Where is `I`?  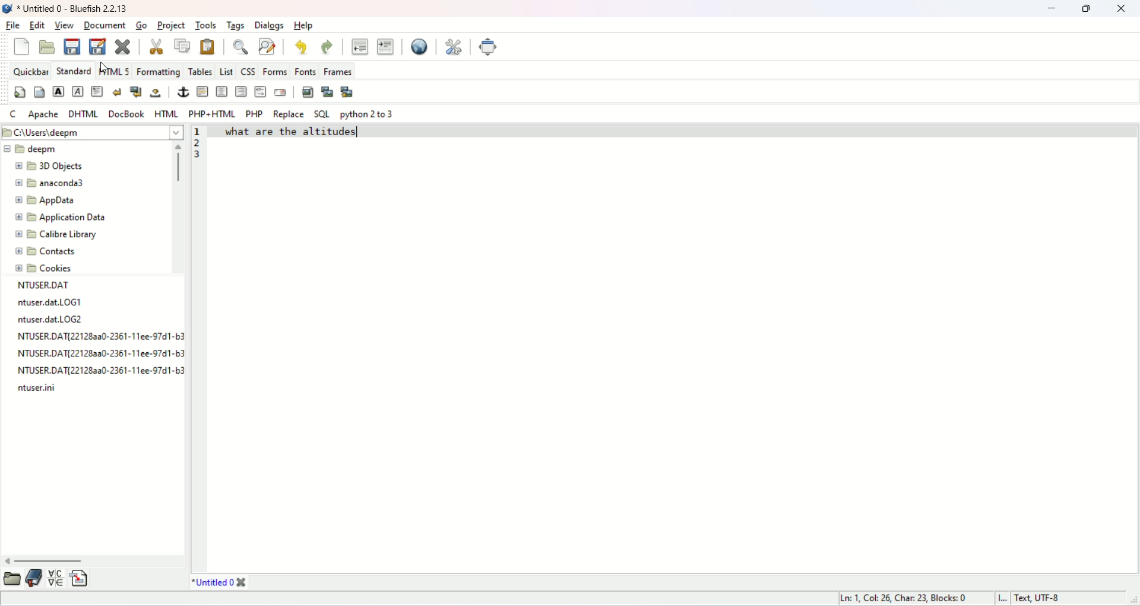 I is located at coordinates (1005, 598).